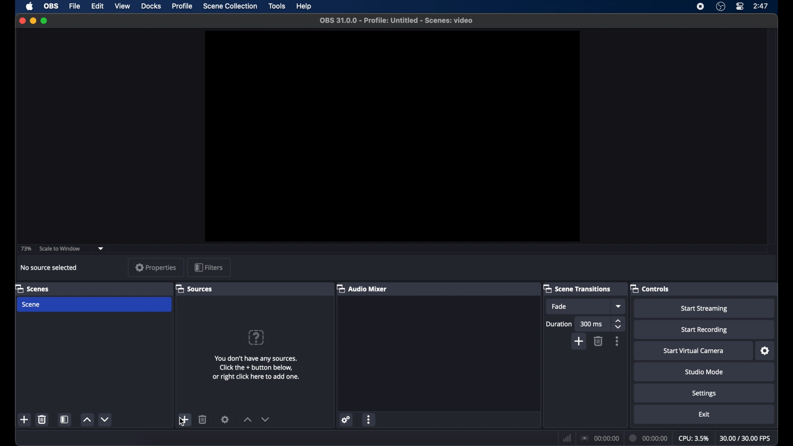 The height and width of the screenshot is (446, 793). Describe the element at coordinates (97, 6) in the screenshot. I see `edit` at that location.